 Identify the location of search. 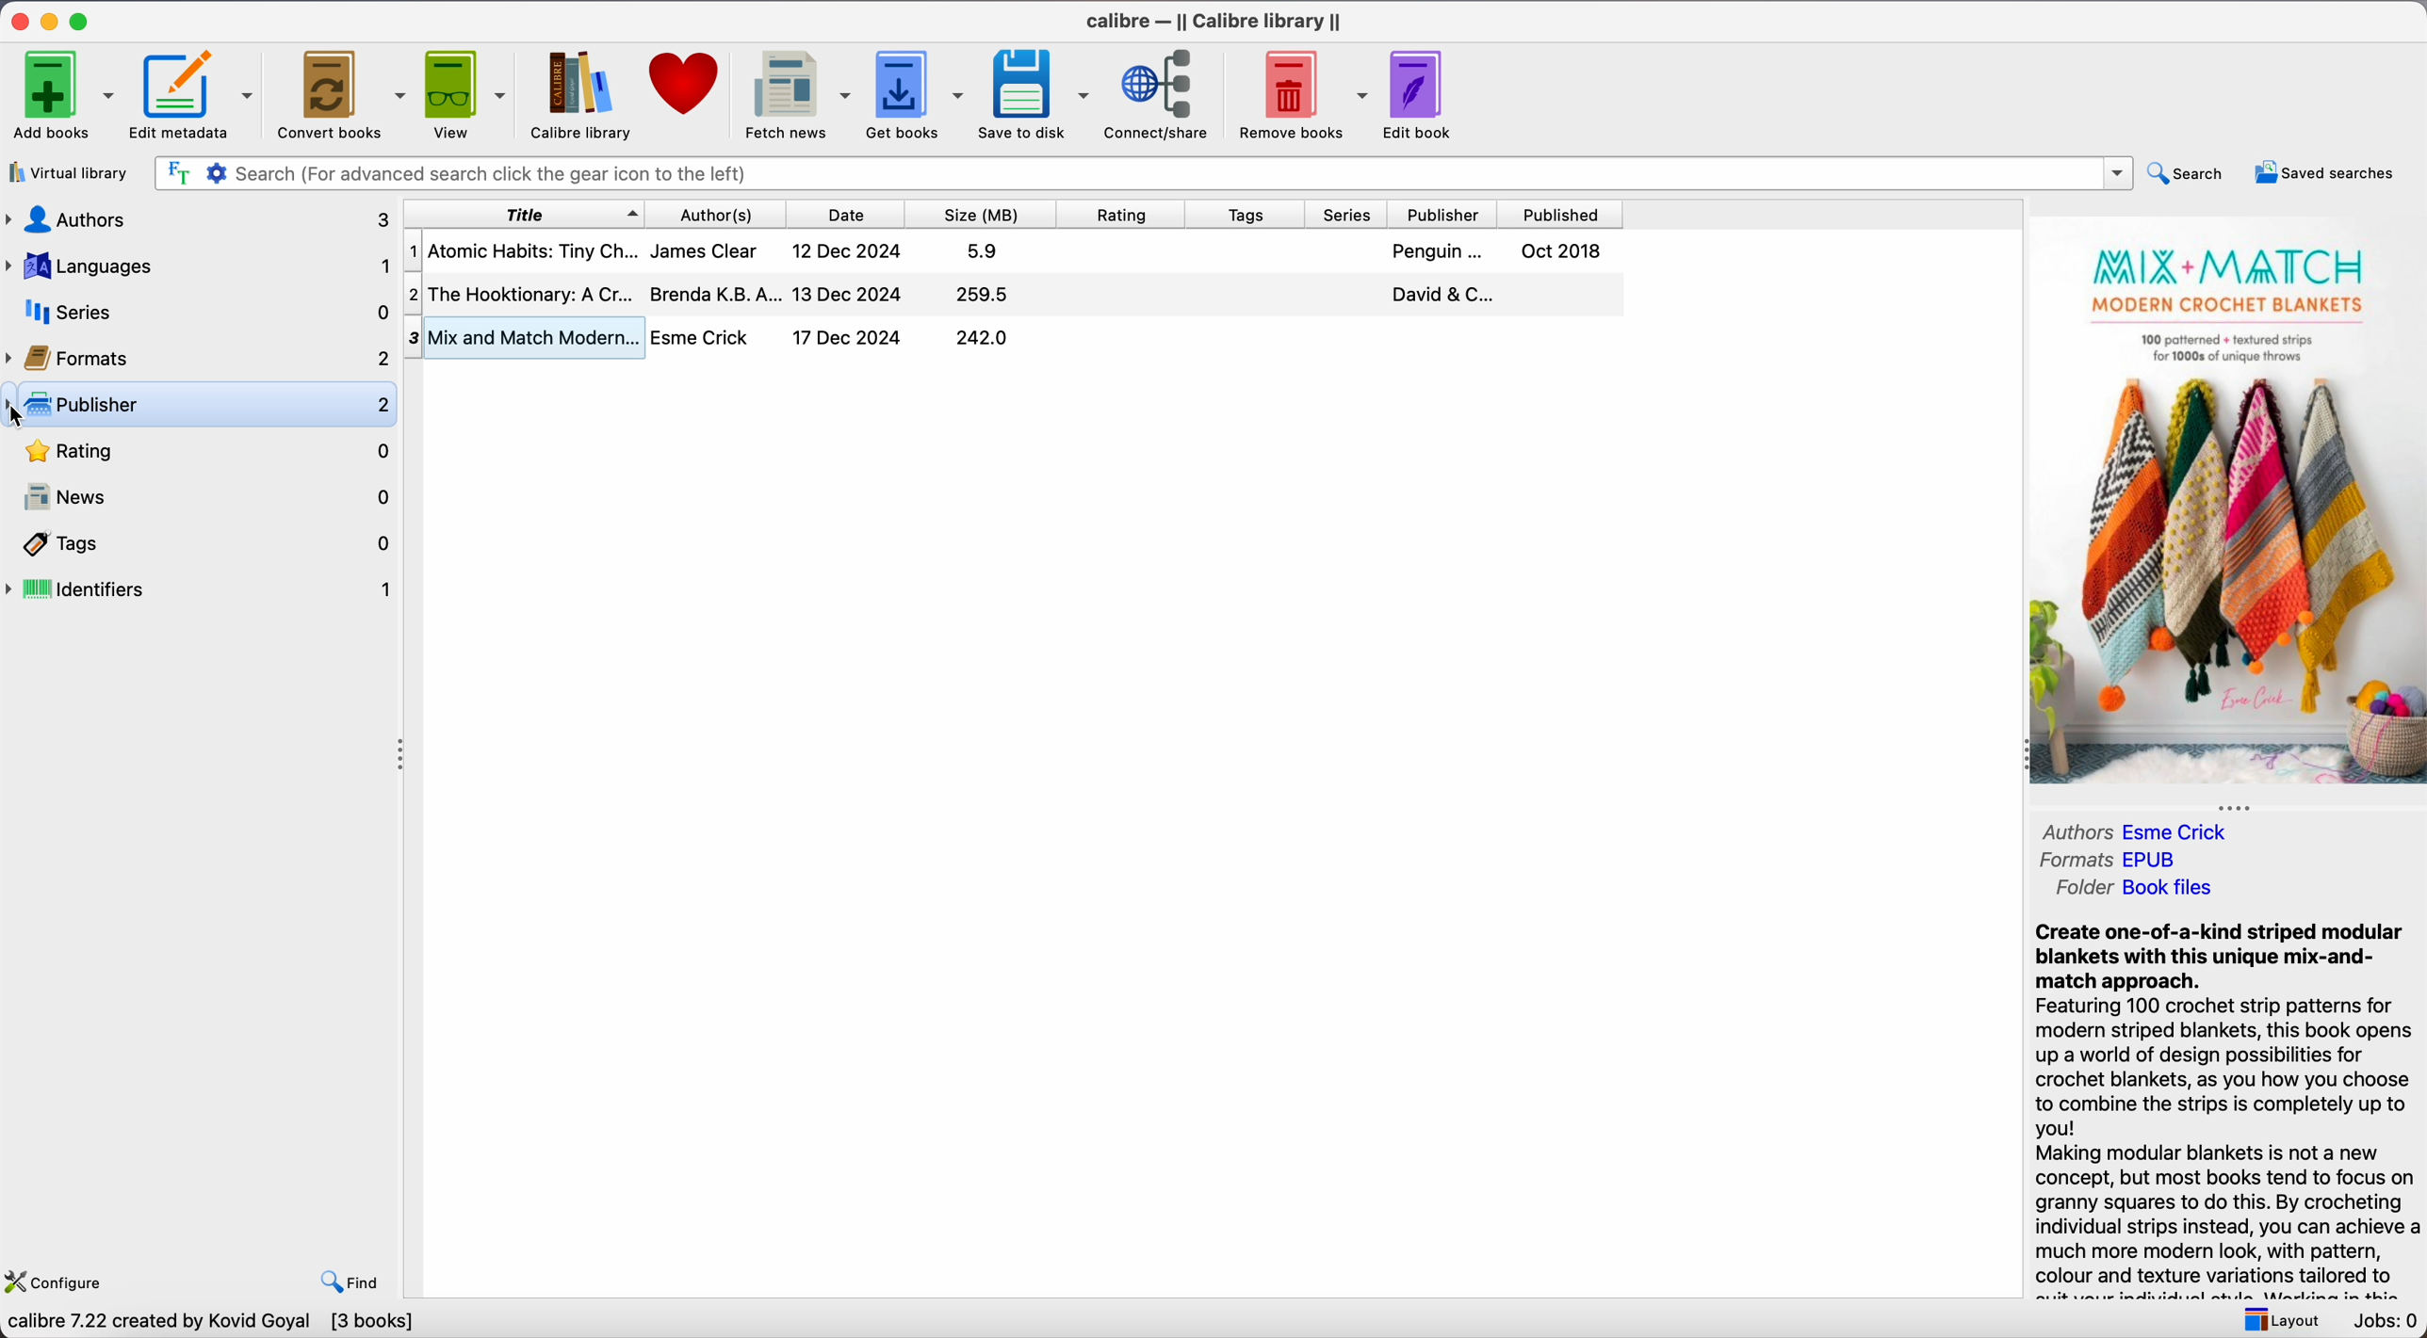
(2189, 171).